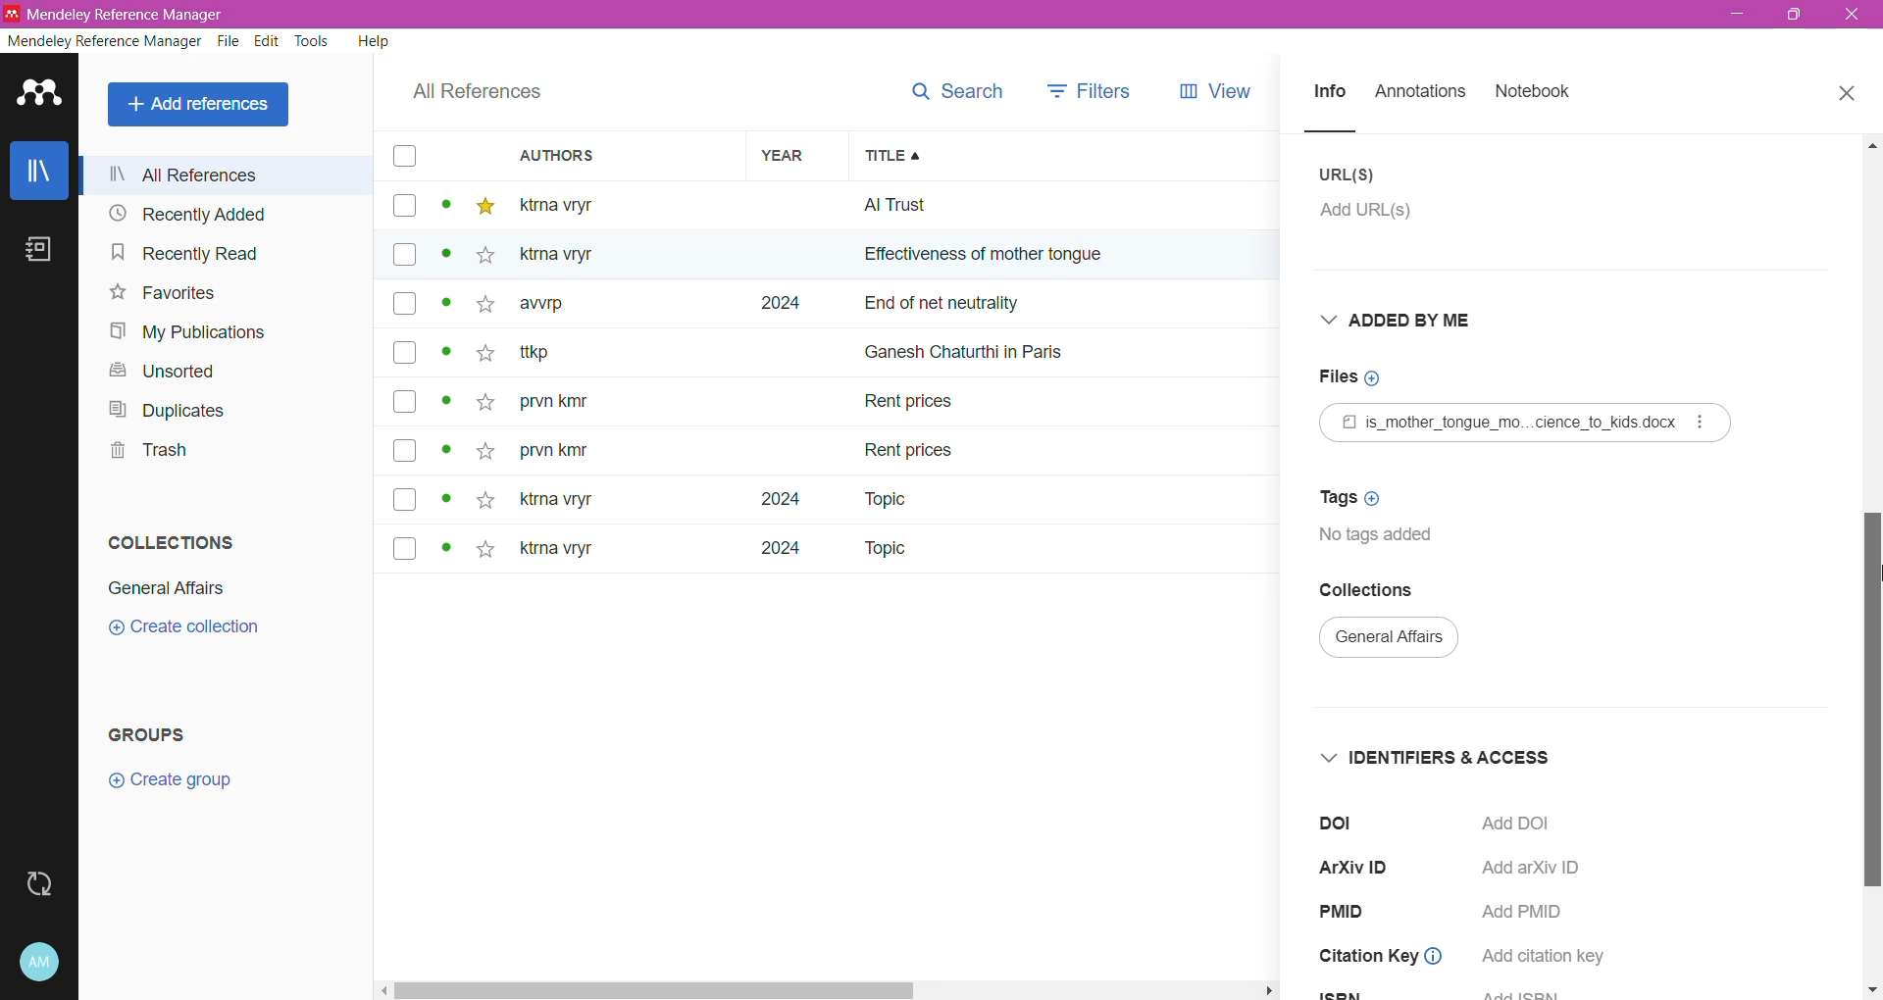 The width and height of the screenshot is (1883, 1000). What do you see at coordinates (1073, 306) in the screenshot?
I see `end of net neutrally ` at bounding box center [1073, 306].